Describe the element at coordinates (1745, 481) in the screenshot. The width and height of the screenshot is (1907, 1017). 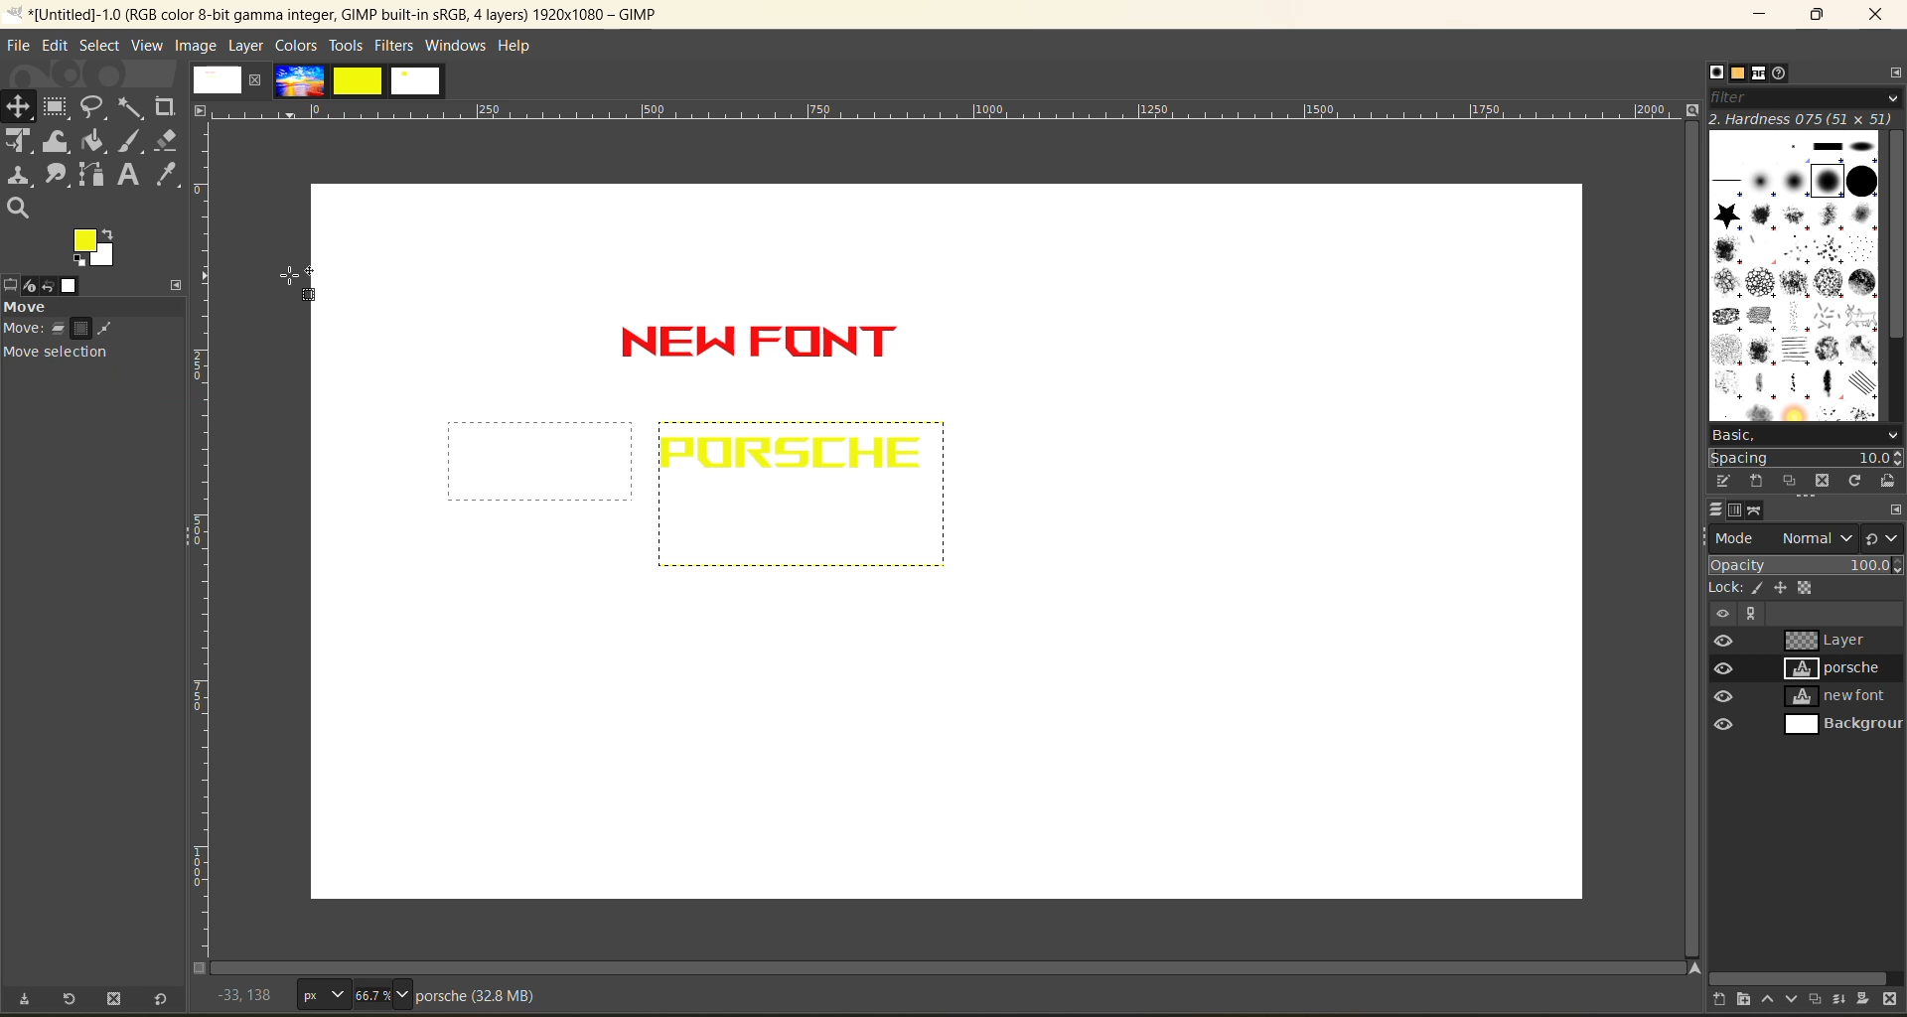
I see `create a brush` at that location.